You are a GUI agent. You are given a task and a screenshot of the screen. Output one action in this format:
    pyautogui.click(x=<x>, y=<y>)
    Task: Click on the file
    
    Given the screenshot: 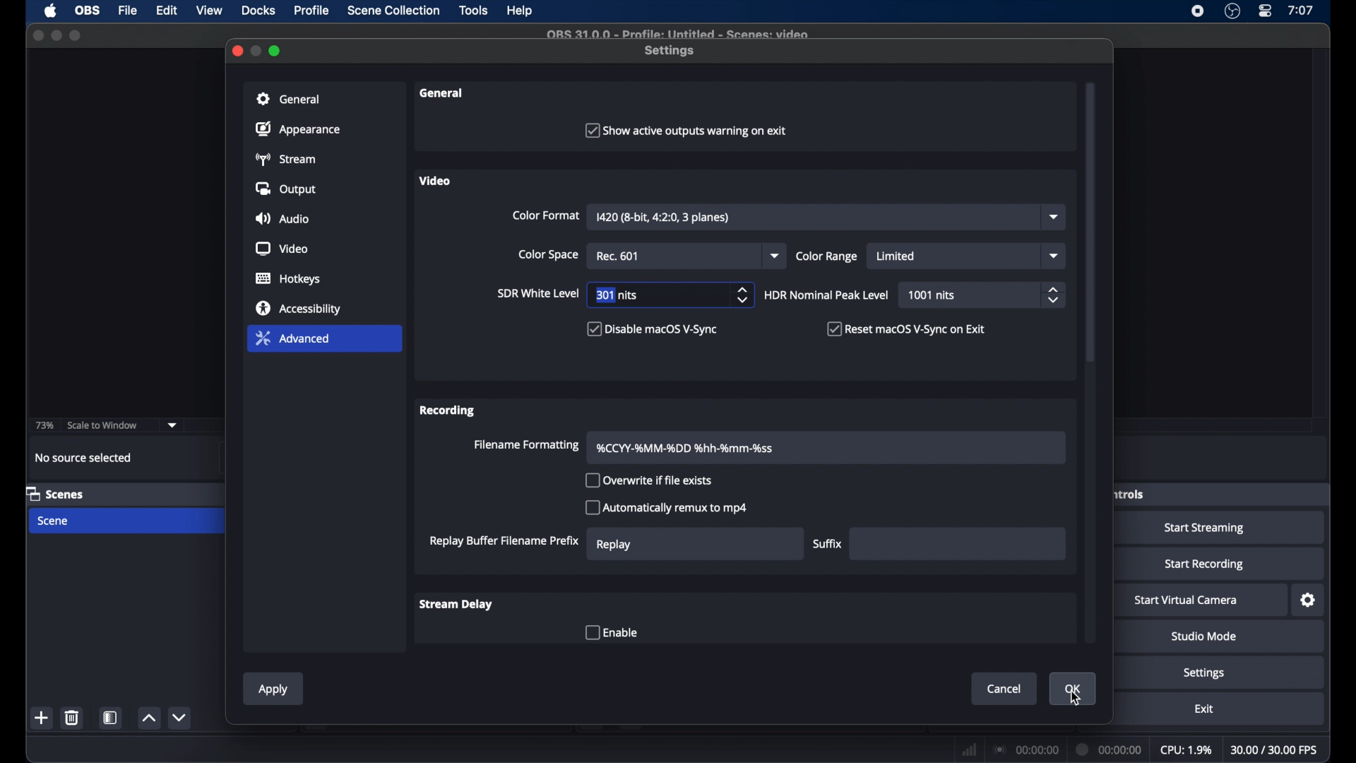 What is the action you would take?
    pyautogui.click(x=129, y=10)
    